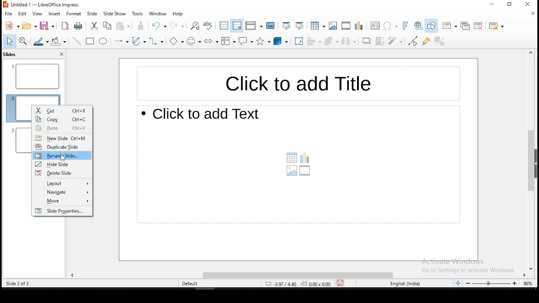  I want to click on slide show, so click(115, 14).